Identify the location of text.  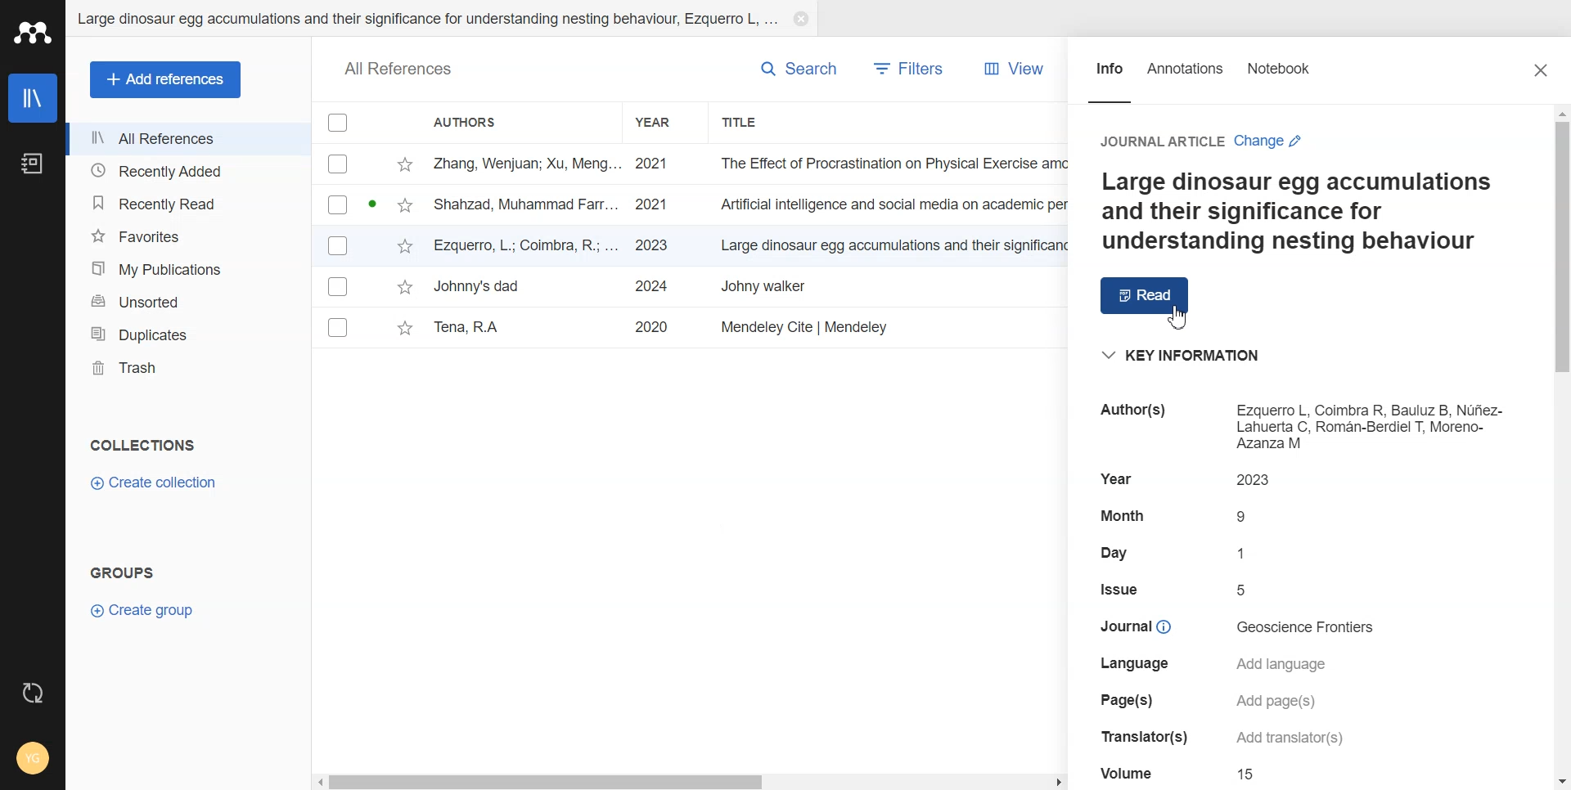
(1249, 774).